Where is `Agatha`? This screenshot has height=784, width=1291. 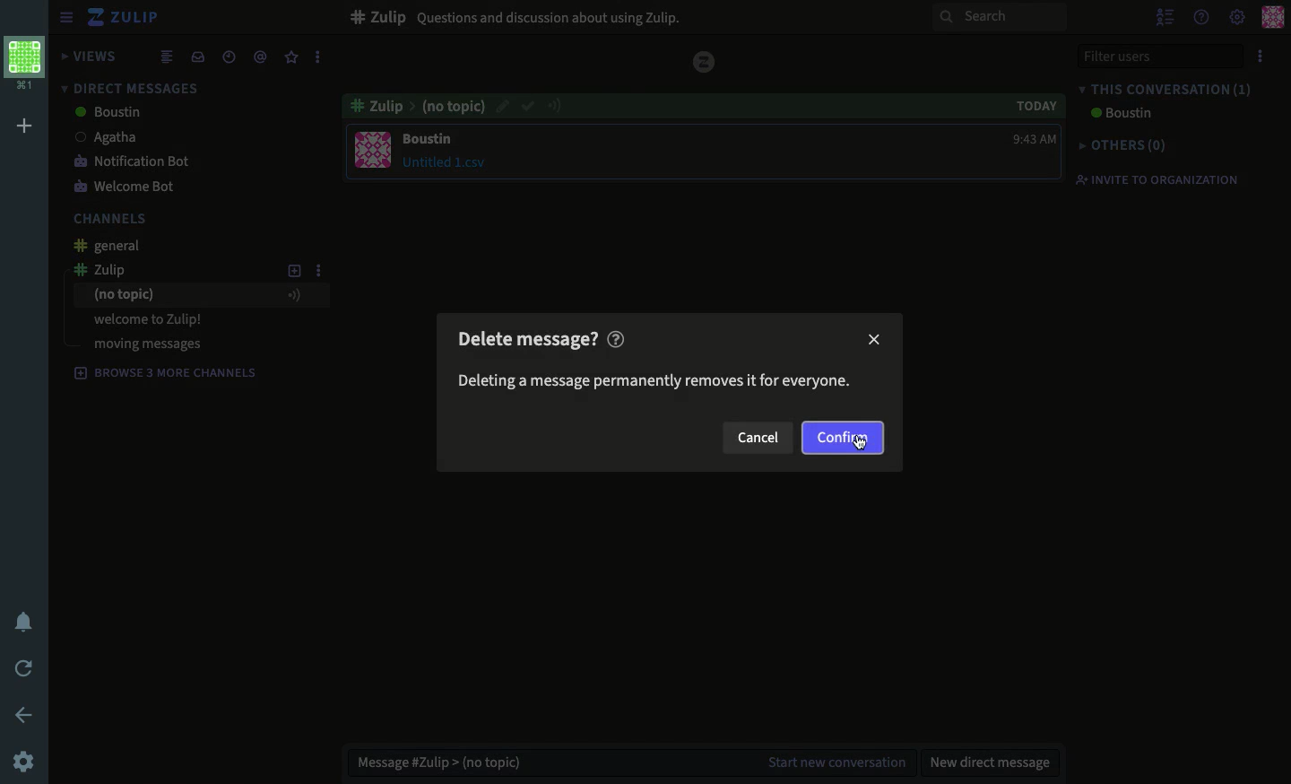
Agatha is located at coordinates (137, 136).